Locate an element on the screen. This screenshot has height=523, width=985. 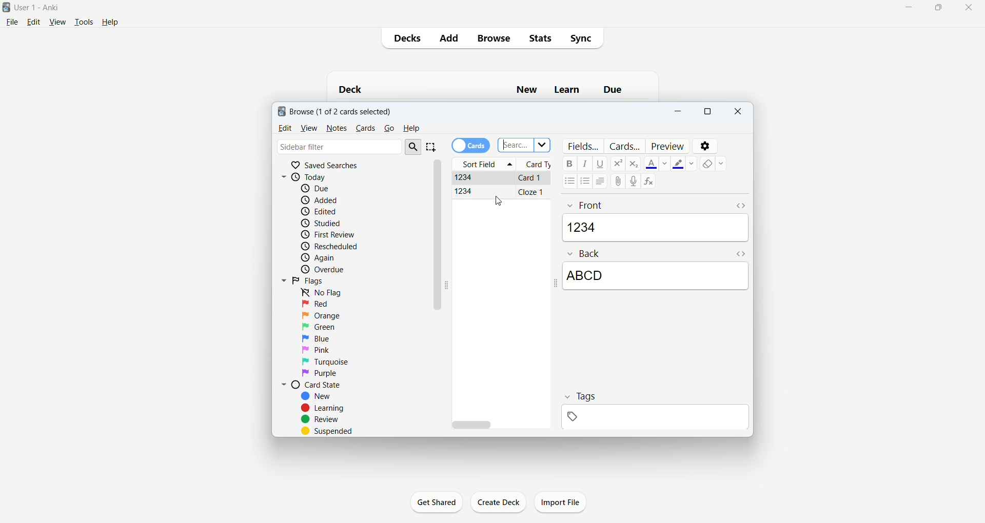
close is located at coordinates (739, 113).